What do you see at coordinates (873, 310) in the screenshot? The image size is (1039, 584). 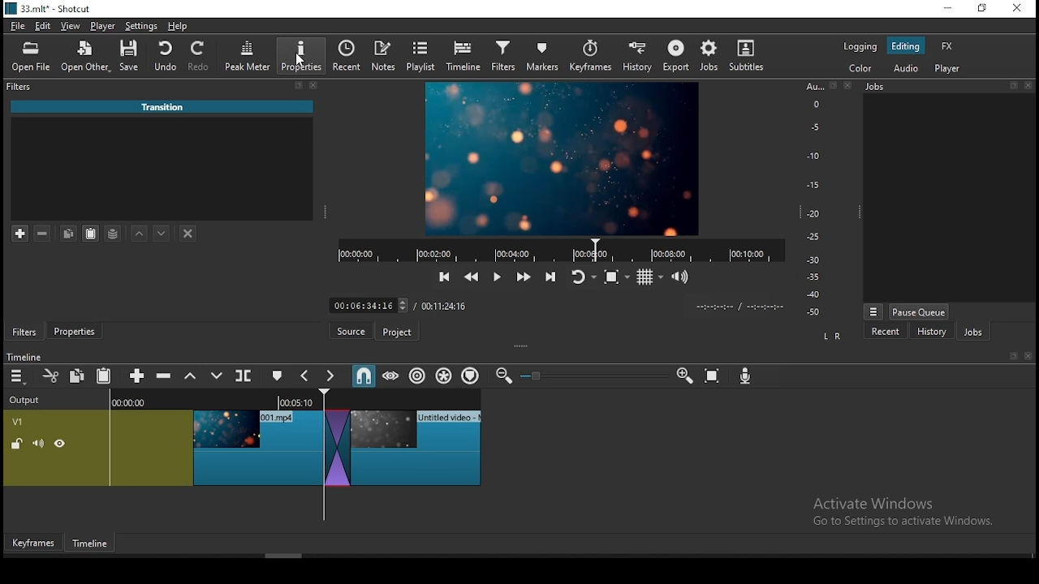 I see `options` at bounding box center [873, 310].